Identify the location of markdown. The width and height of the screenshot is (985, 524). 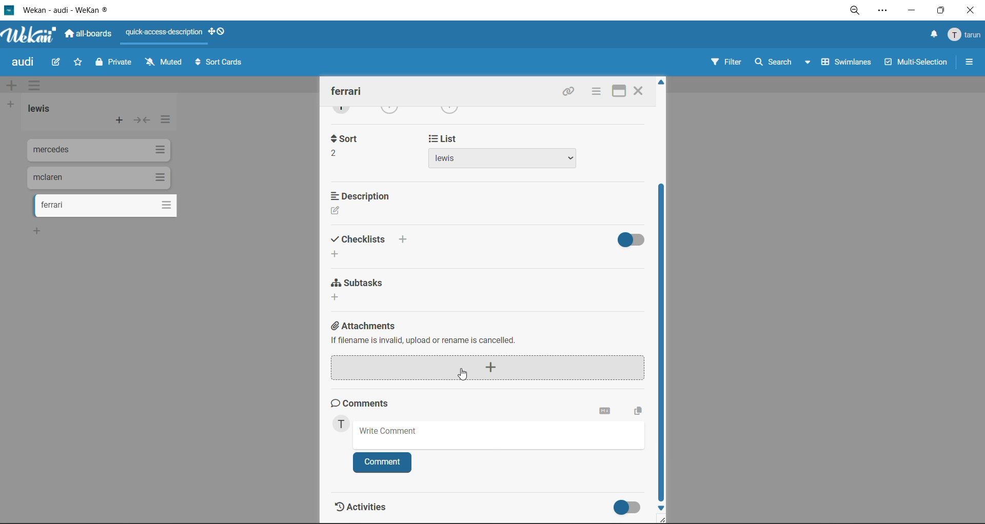
(605, 411).